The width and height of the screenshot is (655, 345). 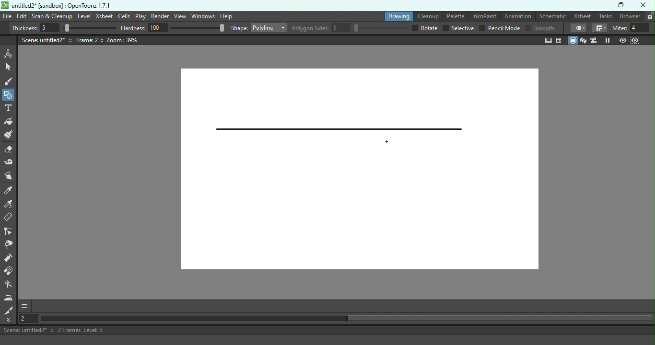 What do you see at coordinates (22, 17) in the screenshot?
I see `Edit` at bounding box center [22, 17].